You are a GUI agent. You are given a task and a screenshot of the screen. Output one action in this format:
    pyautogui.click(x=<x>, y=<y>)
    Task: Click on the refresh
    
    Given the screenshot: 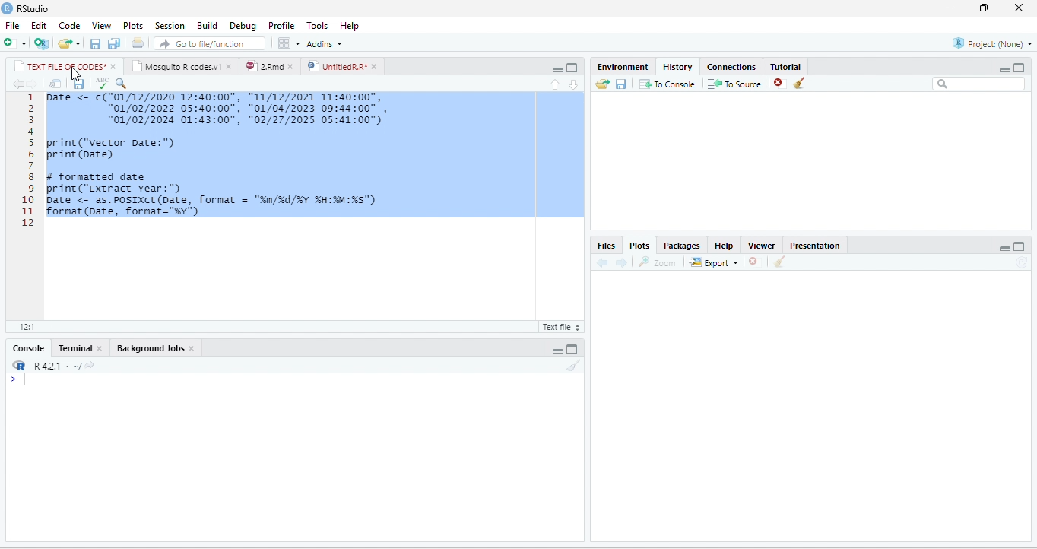 What is the action you would take?
    pyautogui.click(x=1023, y=263)
    